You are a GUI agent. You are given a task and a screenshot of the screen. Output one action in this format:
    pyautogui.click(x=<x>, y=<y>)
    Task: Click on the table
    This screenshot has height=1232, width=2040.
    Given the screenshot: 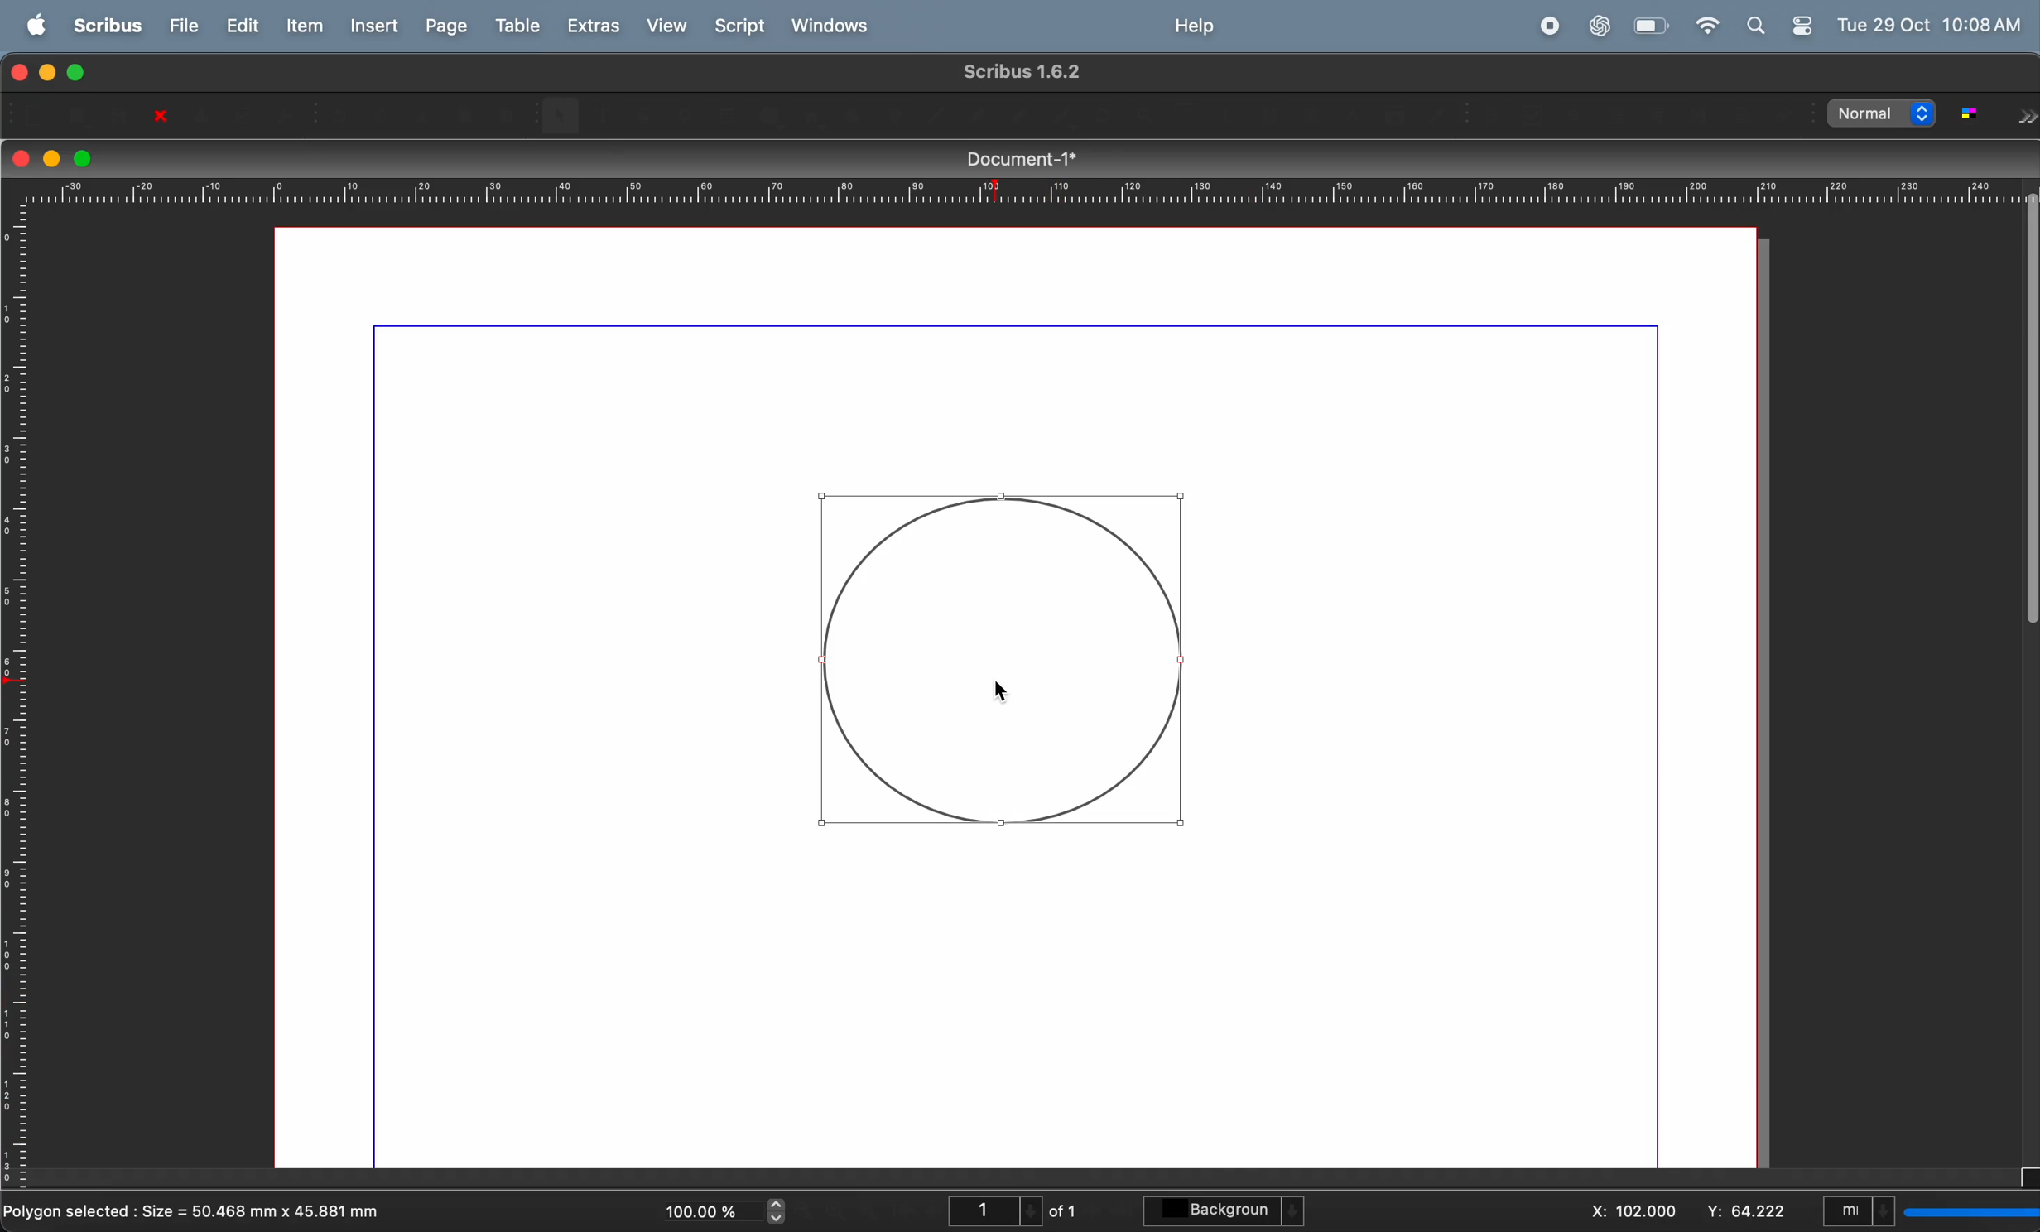 What is the action you would take?
    pyautogui.click(x=514, y=25)
    